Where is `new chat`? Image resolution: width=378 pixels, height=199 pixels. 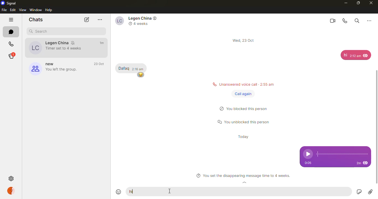 new chat is located at coordinates (86, 20).